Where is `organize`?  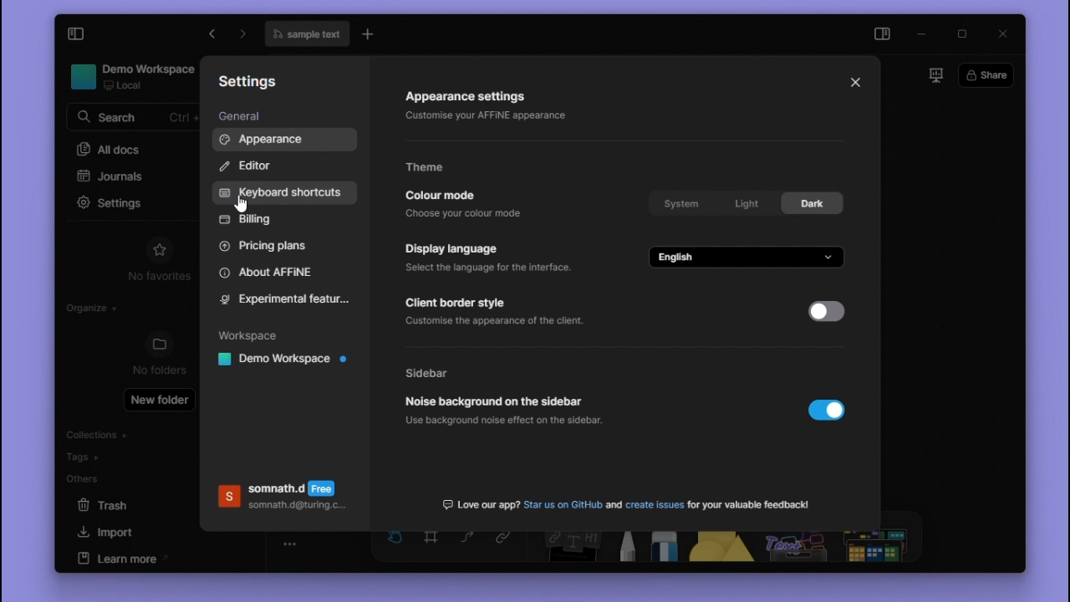
organize is located at coordinates (85, 305).